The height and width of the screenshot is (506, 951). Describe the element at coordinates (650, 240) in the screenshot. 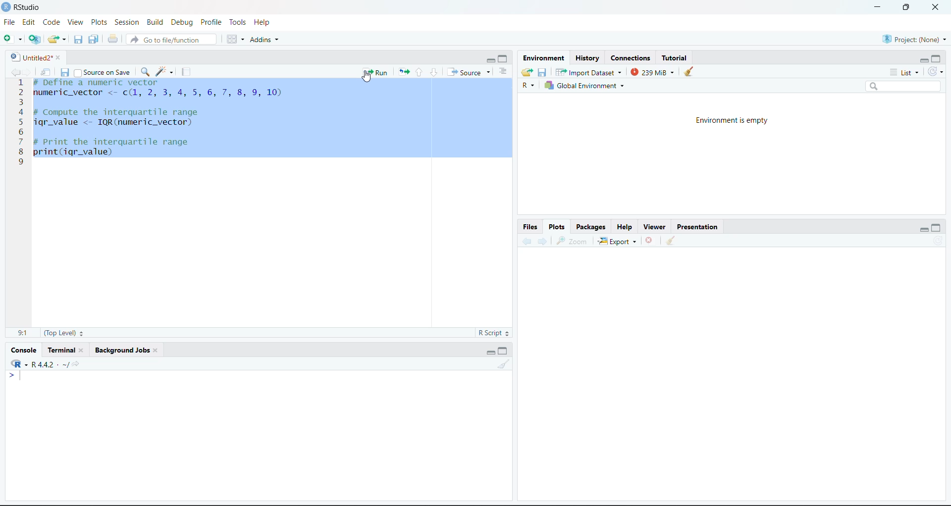

I see `Close` at that location.